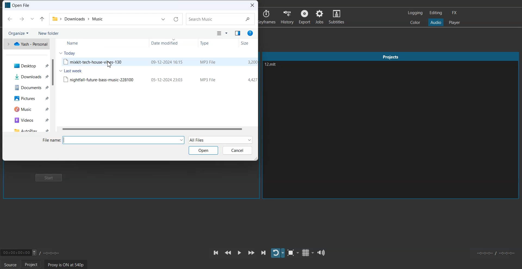 The width and height of the screenshot is (522, 269). What do you see at coordinates (77, 18) in the screenshot?
I see `File Path Address` at bounding box center [77, 18].